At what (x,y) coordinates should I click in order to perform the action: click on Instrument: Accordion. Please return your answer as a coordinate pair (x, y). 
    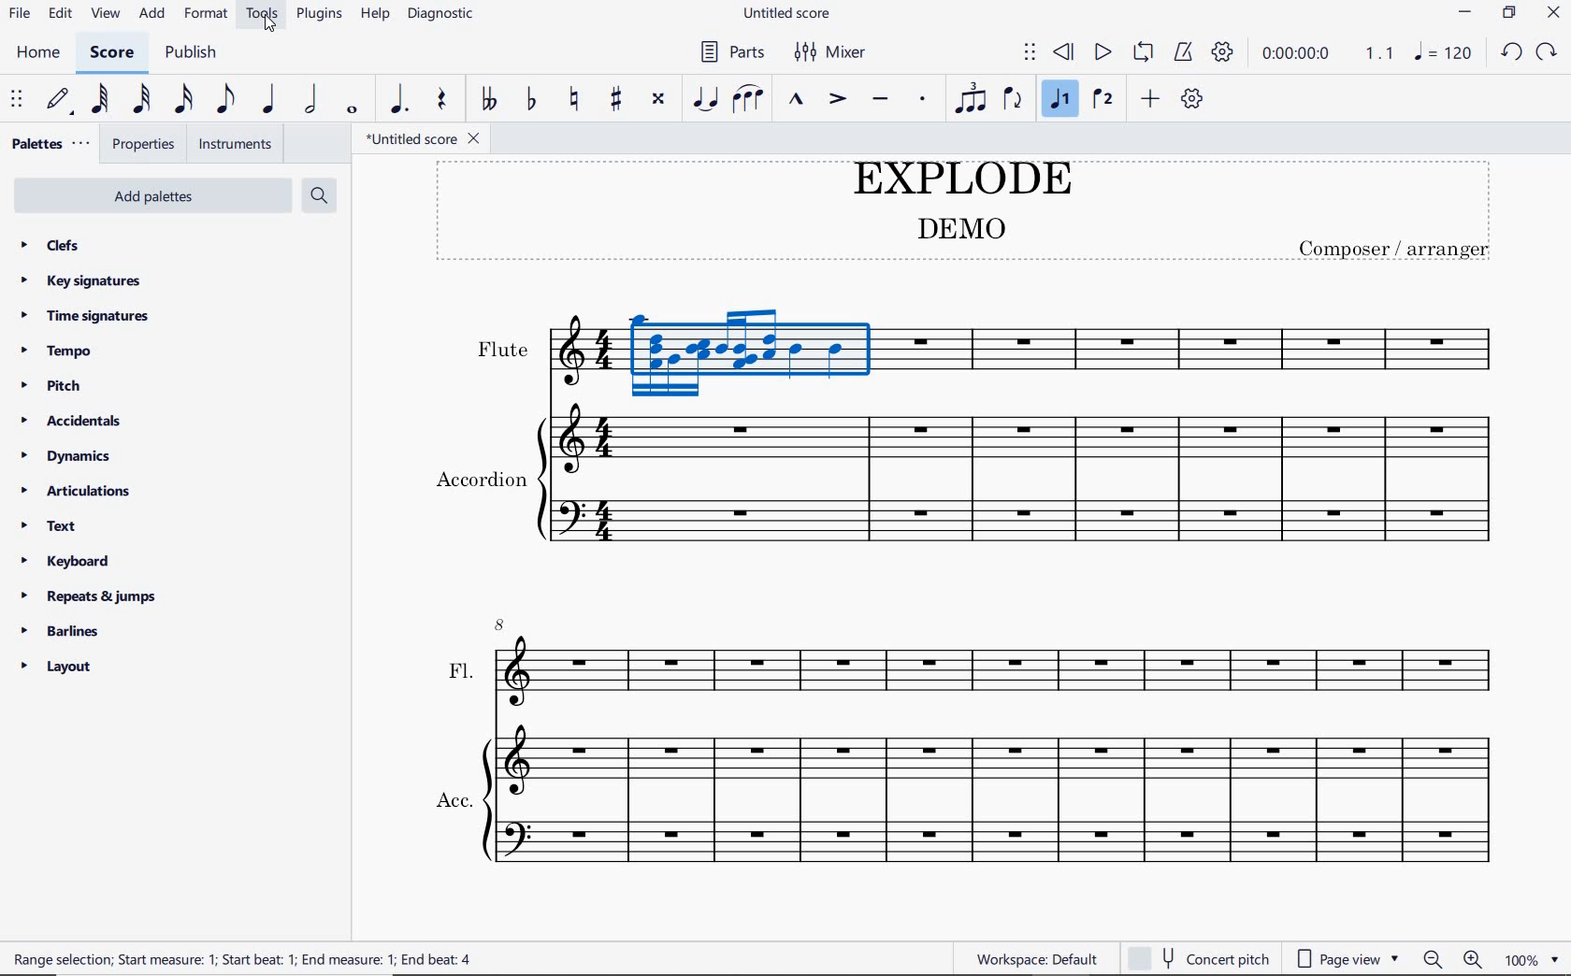
    Looking at the image, I should click on (974, 481).